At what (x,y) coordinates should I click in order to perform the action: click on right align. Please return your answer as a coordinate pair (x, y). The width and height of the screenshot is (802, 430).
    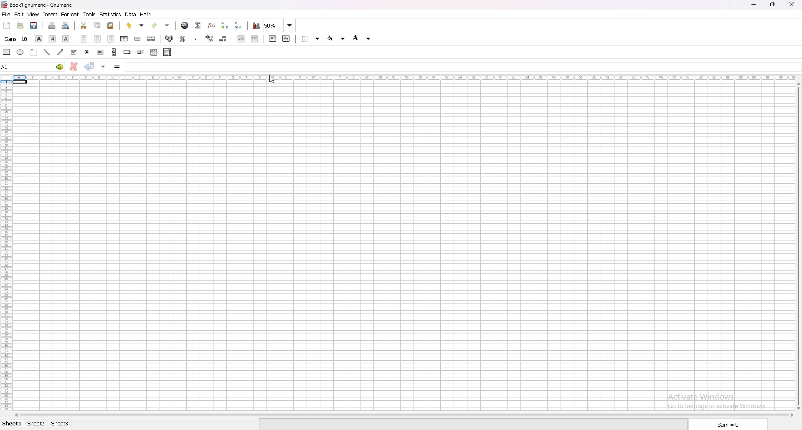
    Looking at the image, I should click on (111, 38).